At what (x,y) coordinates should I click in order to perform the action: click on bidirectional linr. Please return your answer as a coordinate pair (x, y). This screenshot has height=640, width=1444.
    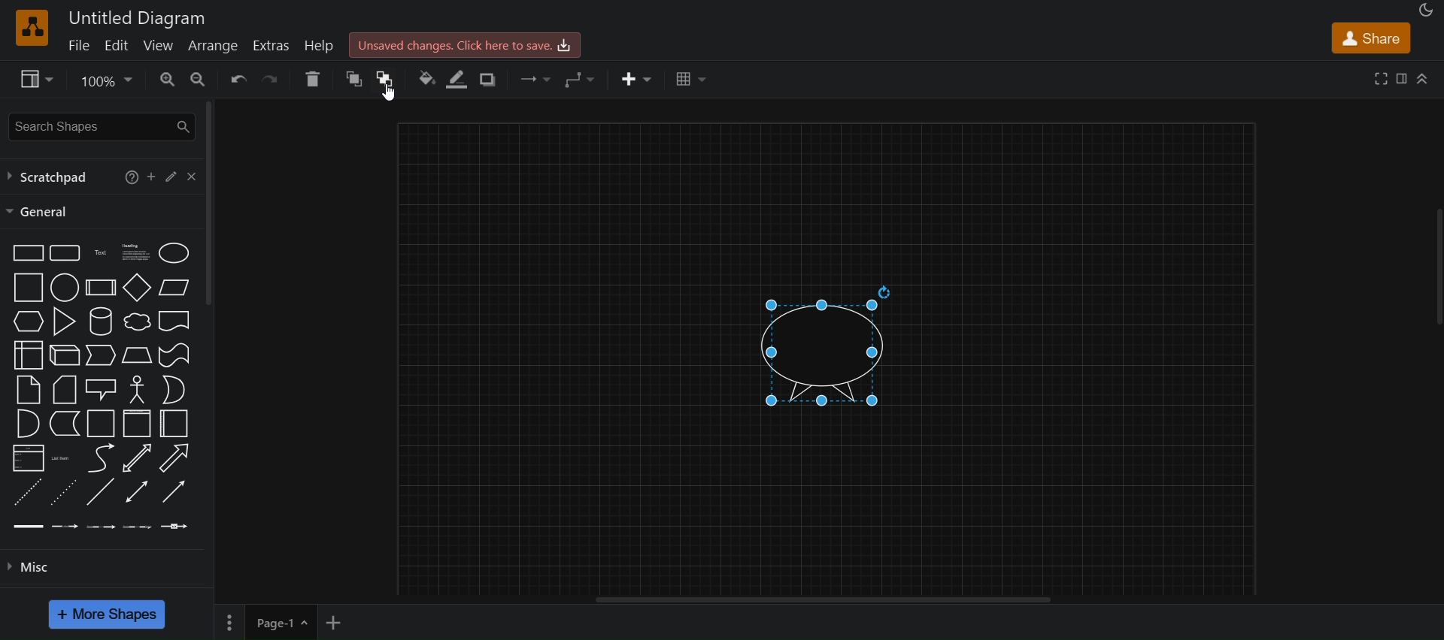
    Looking at the image, I should click on (136, 491).